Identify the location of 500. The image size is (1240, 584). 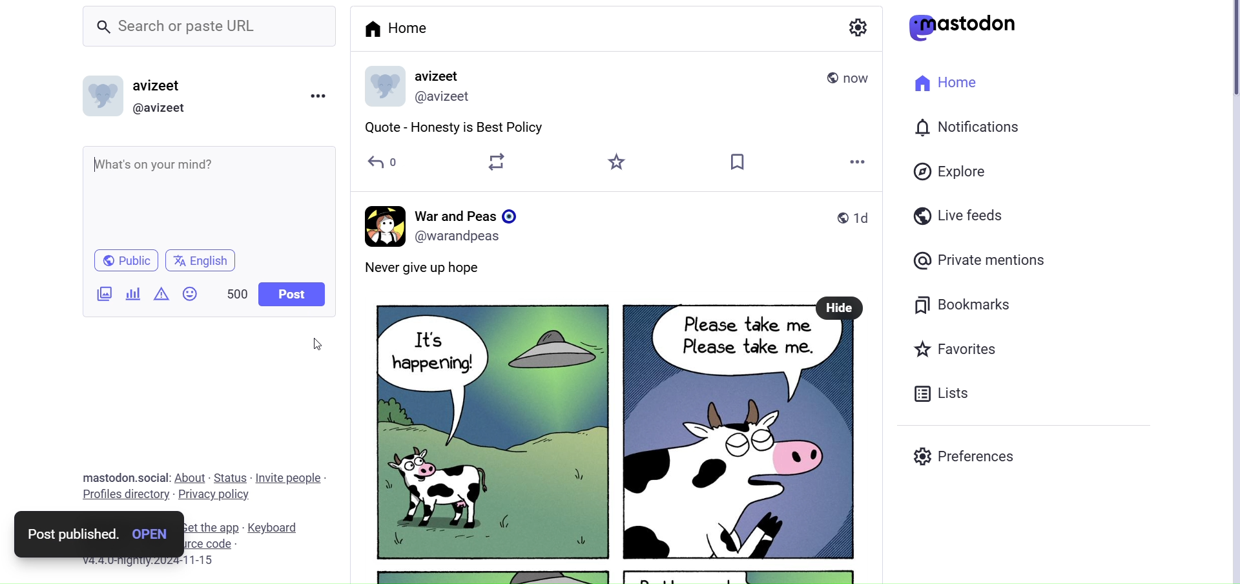
(231, 290).